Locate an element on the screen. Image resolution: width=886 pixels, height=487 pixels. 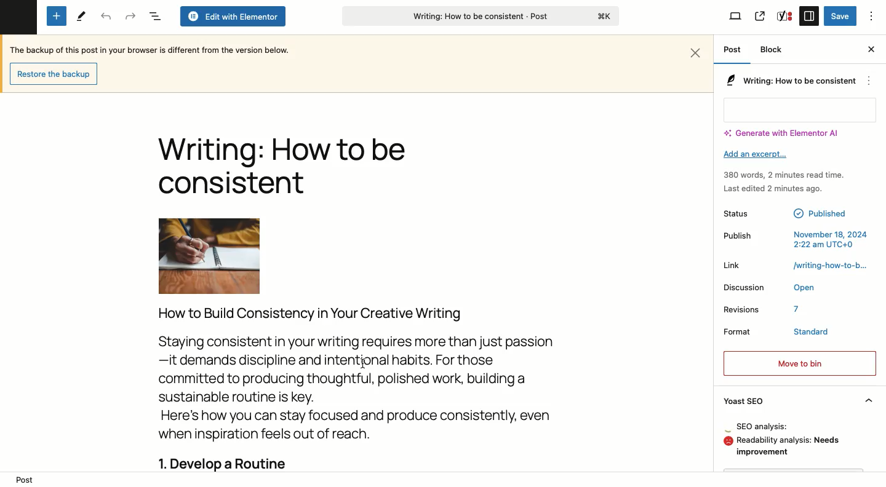
Close is located at coordinates (696, 51).